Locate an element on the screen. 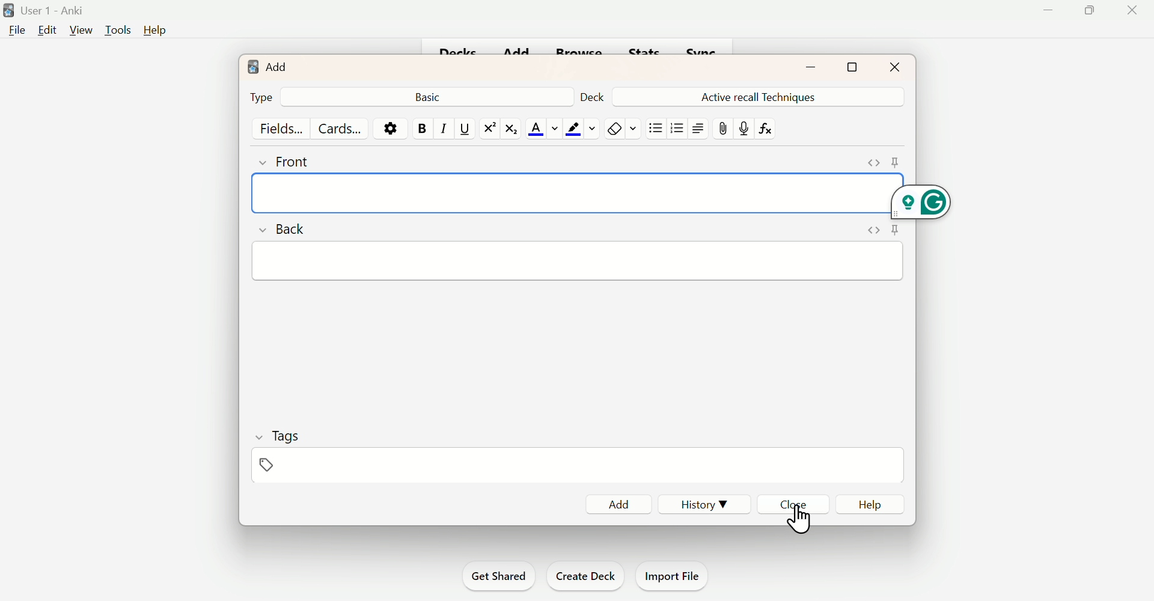 Image resolution: width=1154 pixels, height=601 pixels. minimise is located at coordinates (804, 67).